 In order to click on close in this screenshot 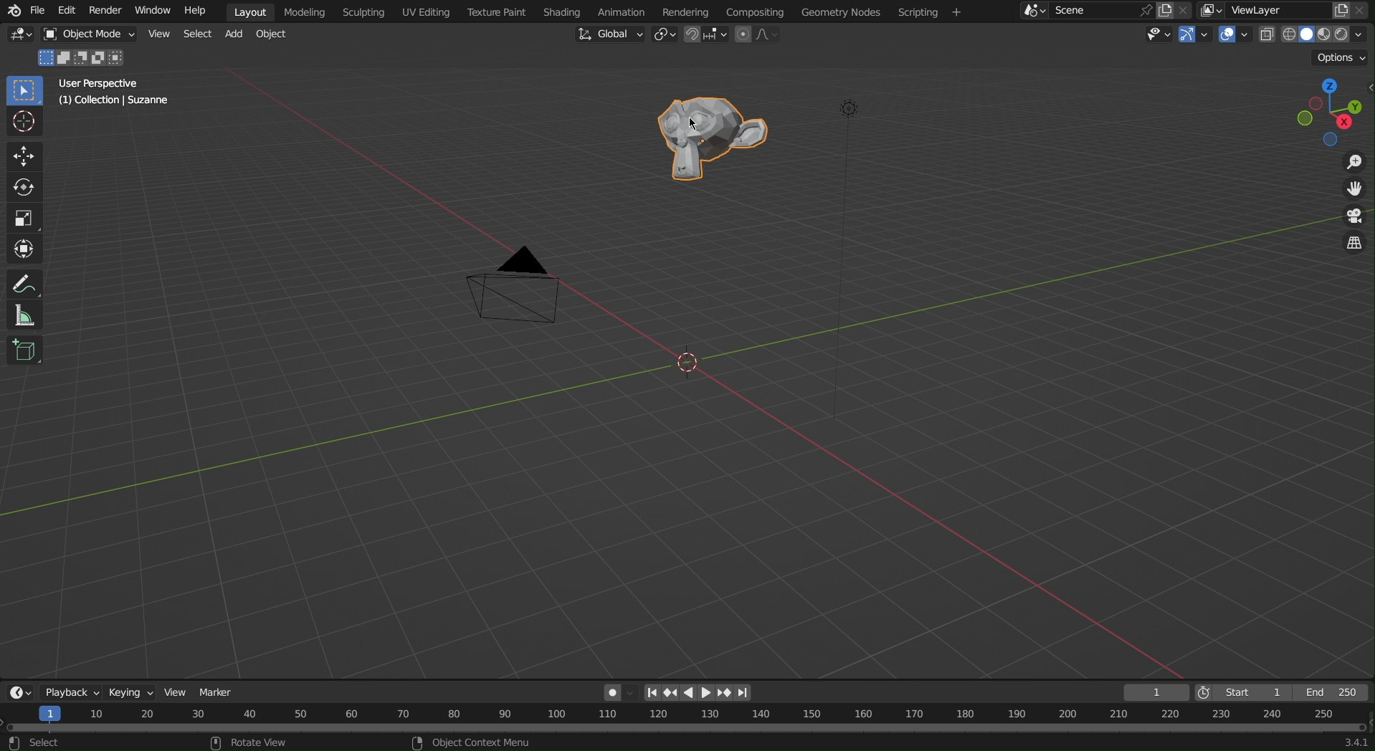, I will do `click(1185, 10)`.